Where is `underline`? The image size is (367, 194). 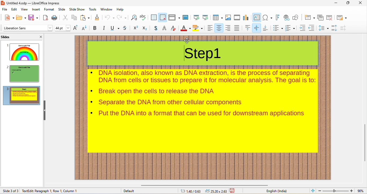 underline is located at coordinates (115, 28).